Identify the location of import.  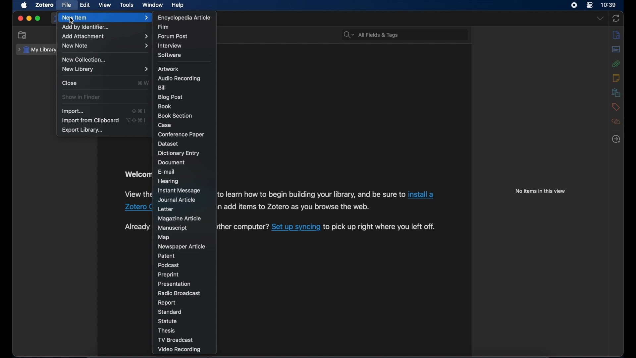
(73, 111).